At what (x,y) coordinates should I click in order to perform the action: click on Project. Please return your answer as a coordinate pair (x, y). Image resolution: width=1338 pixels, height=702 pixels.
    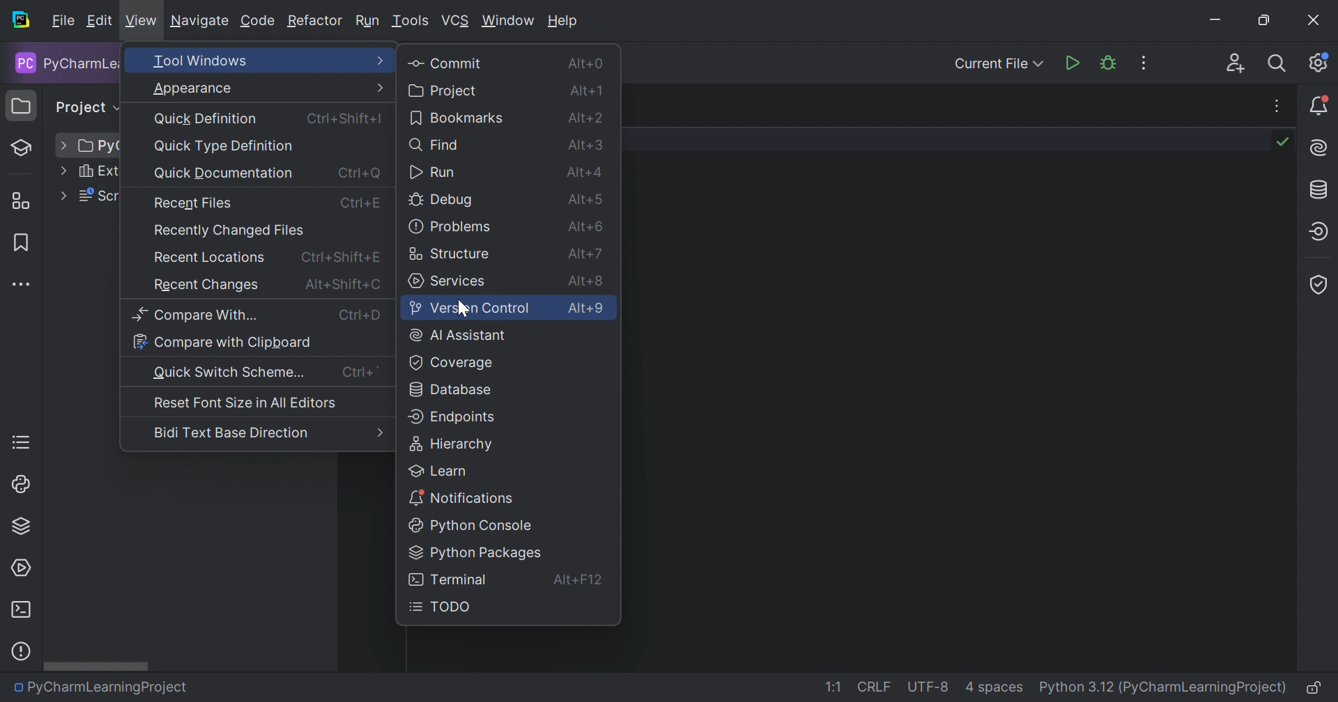
    Looking at the image, I should click on (23, 104).